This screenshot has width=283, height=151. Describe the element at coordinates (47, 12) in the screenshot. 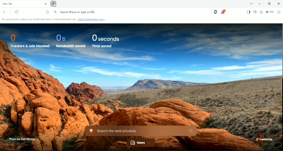

I see `Bookmark this tab` at that location.